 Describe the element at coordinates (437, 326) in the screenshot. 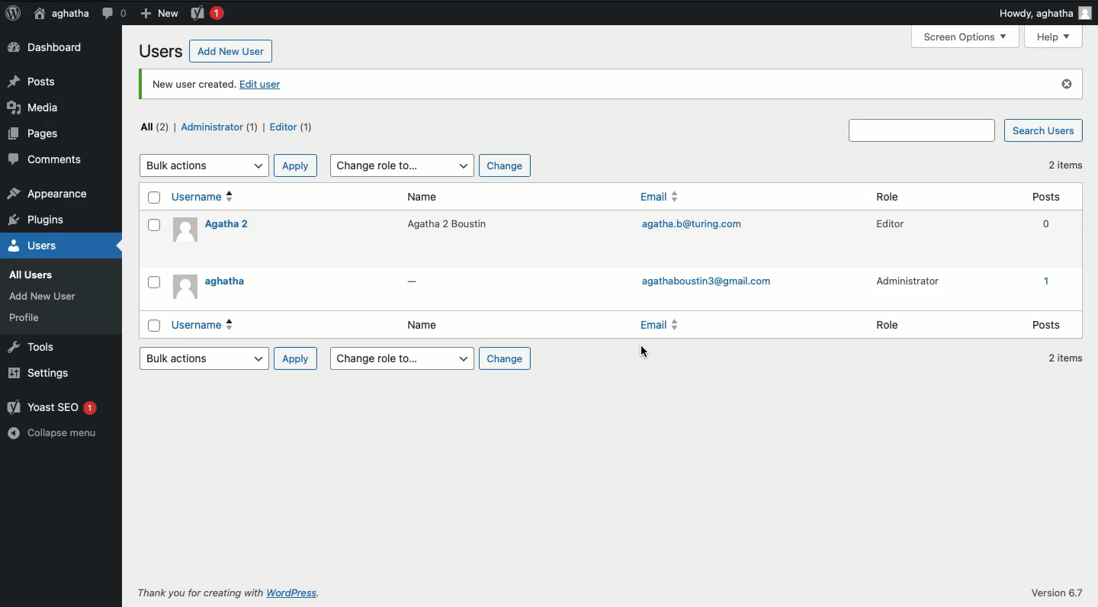

I see `Name` at that location.